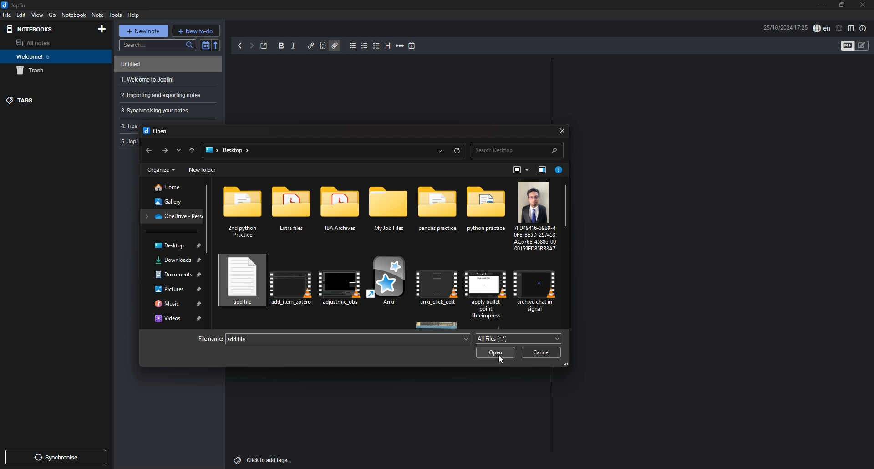 Image resolution: width=874 pixels, height=469 pixels. Describe the element at coordinates (438, 214) in the screenshot. I see `folder` at that location.